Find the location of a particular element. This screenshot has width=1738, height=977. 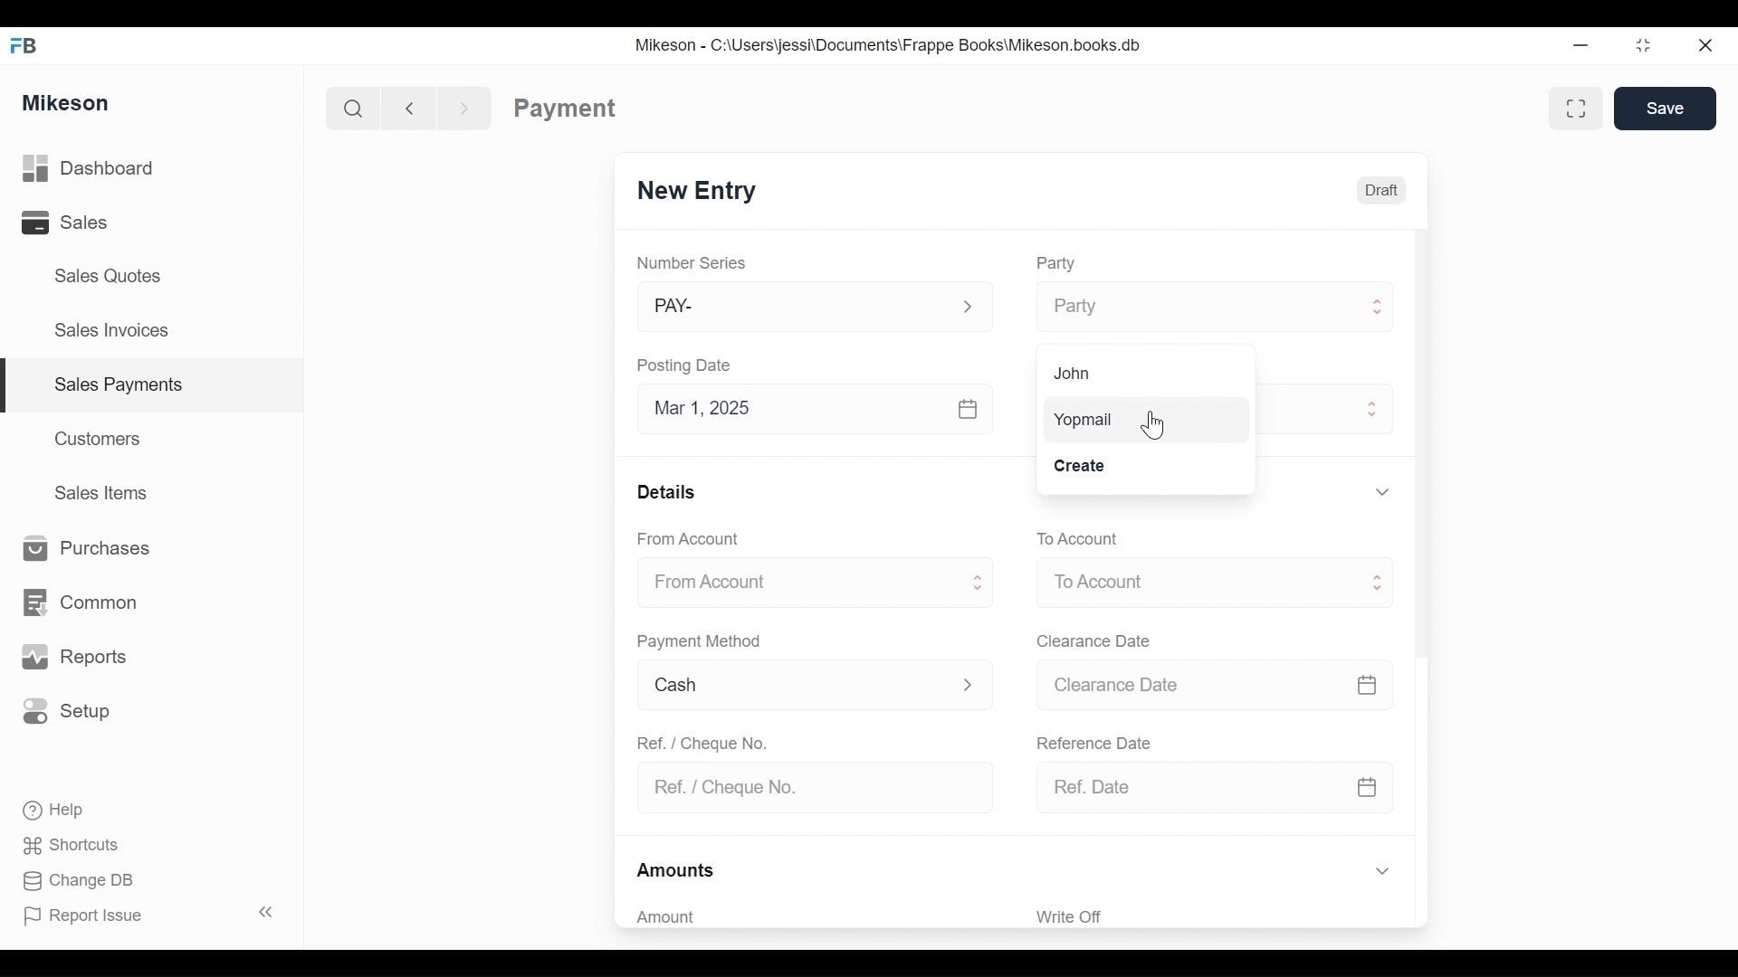

Close is located at coordinates (1703, 43).